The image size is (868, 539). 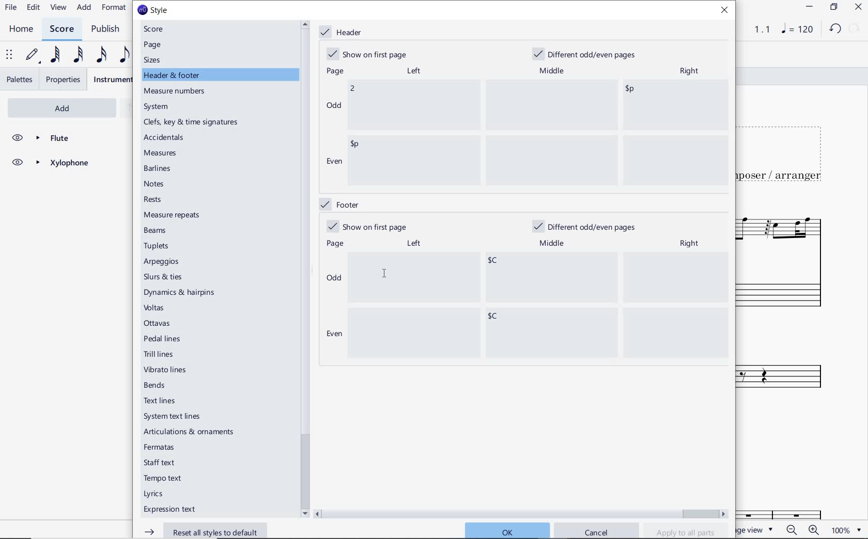 I want to click on scrollbar, so click(x=521, y=513).